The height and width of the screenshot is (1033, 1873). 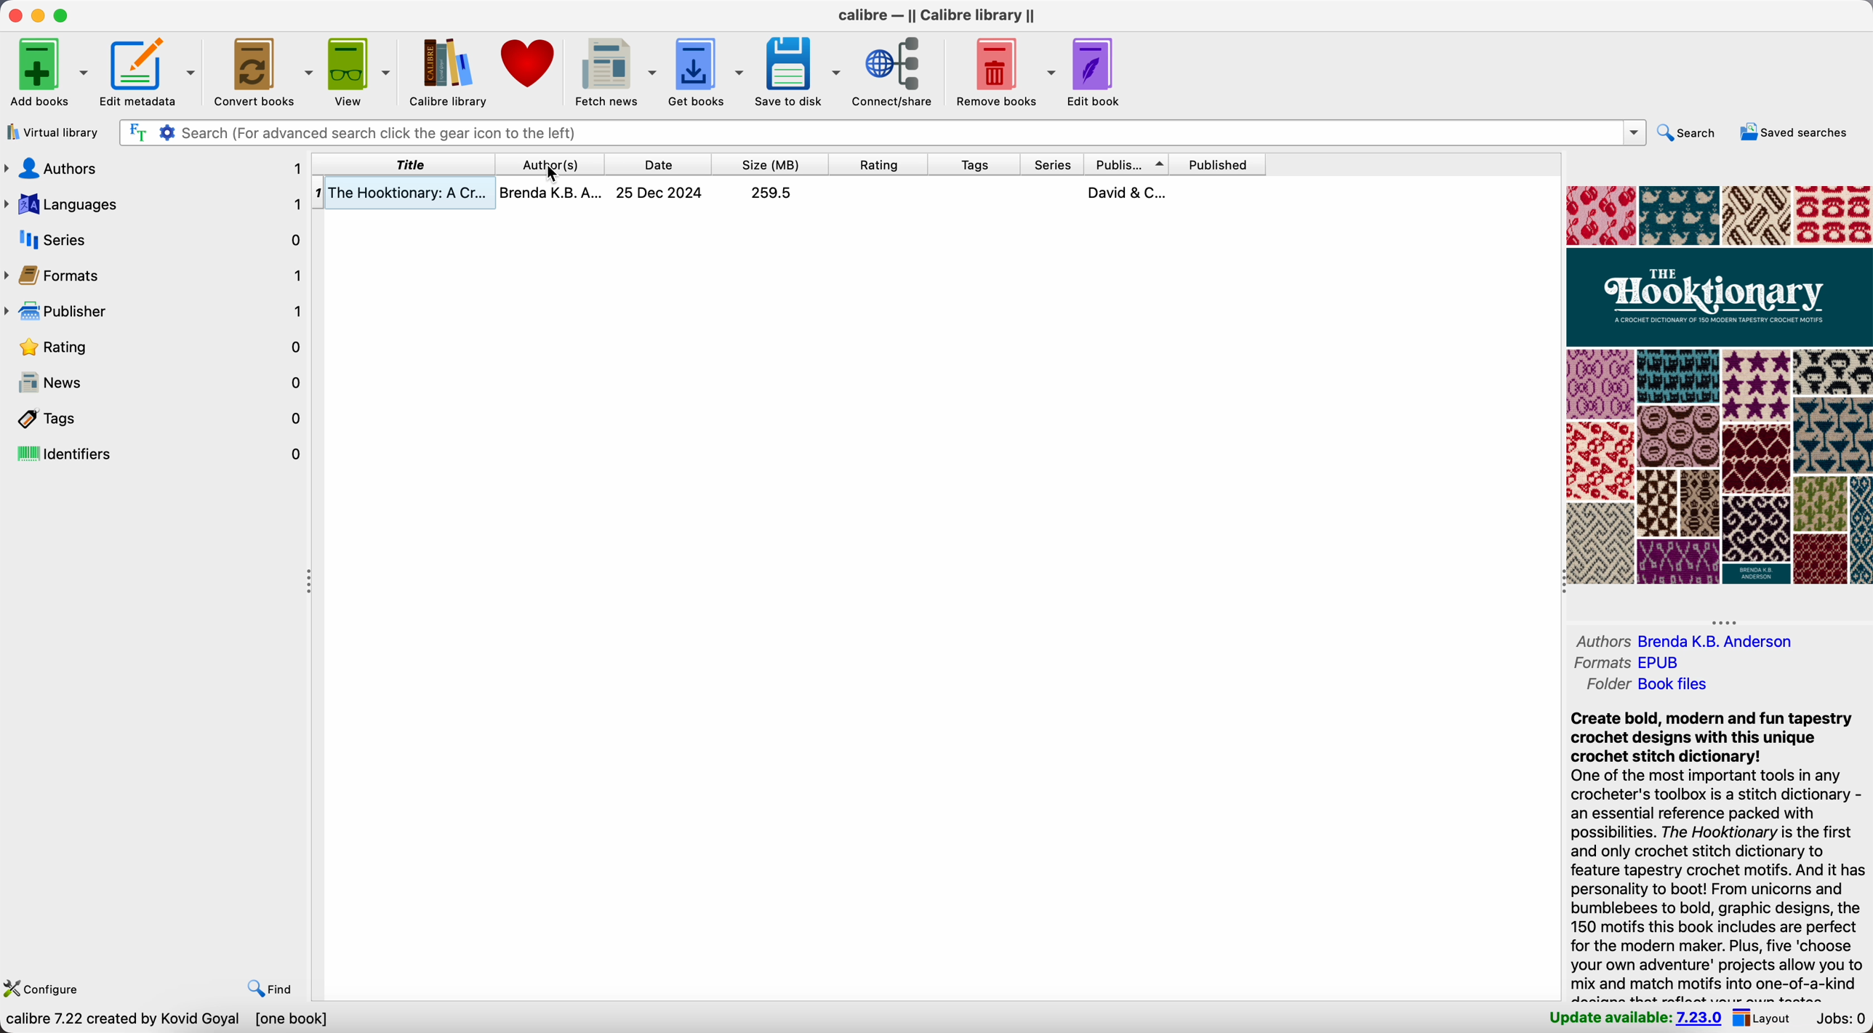 What do you see at coordinates (942, 17) in the screenshot?
I see `Calibre` at bounding box center [942, 17].